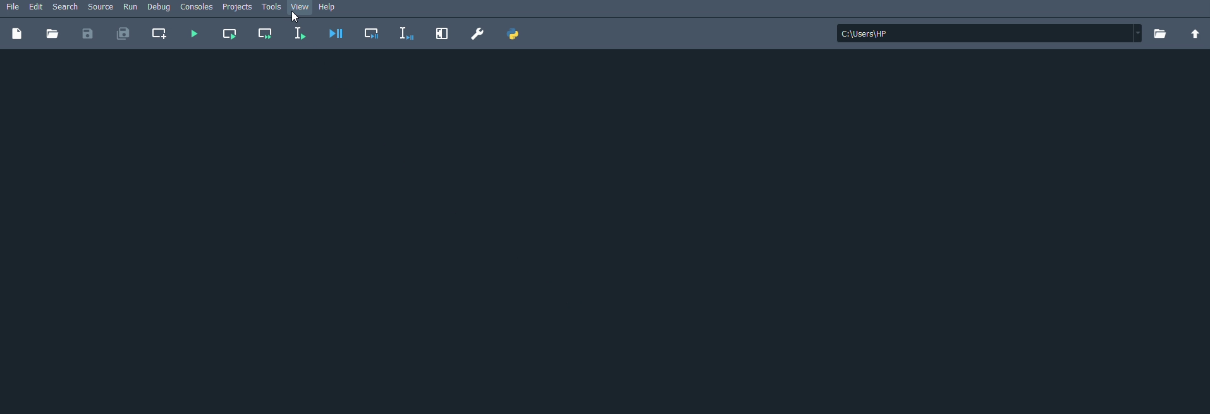 The width and height of the screenshot is (1210, 414). I want to click on Run current cell and go to the next one, so click(264, 33).